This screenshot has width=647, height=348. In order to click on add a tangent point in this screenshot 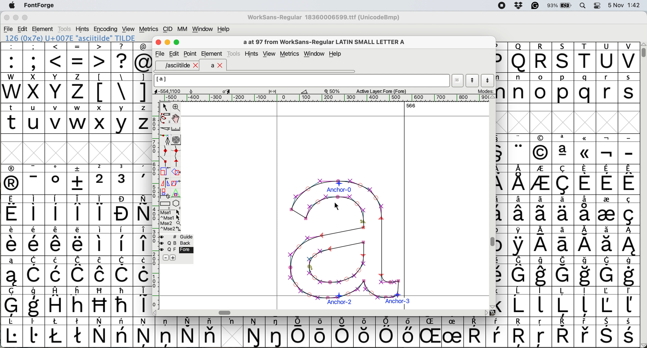, I will do `click(177, 161)`.